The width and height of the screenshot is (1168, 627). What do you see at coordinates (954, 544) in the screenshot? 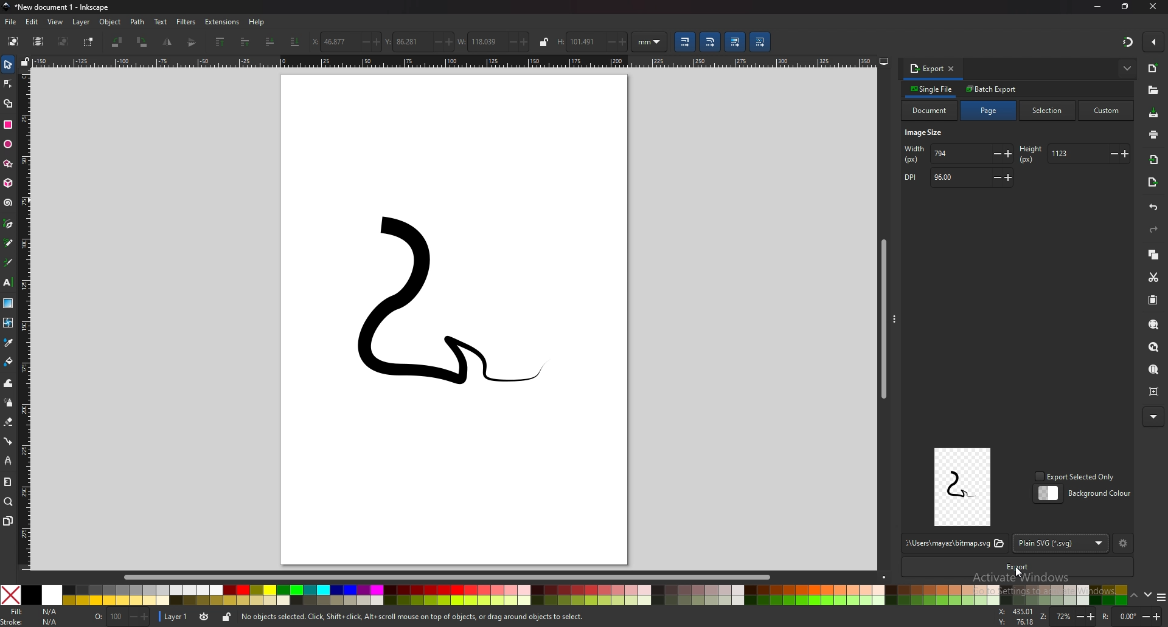
I see `file location` at bounding box center [954, 544].